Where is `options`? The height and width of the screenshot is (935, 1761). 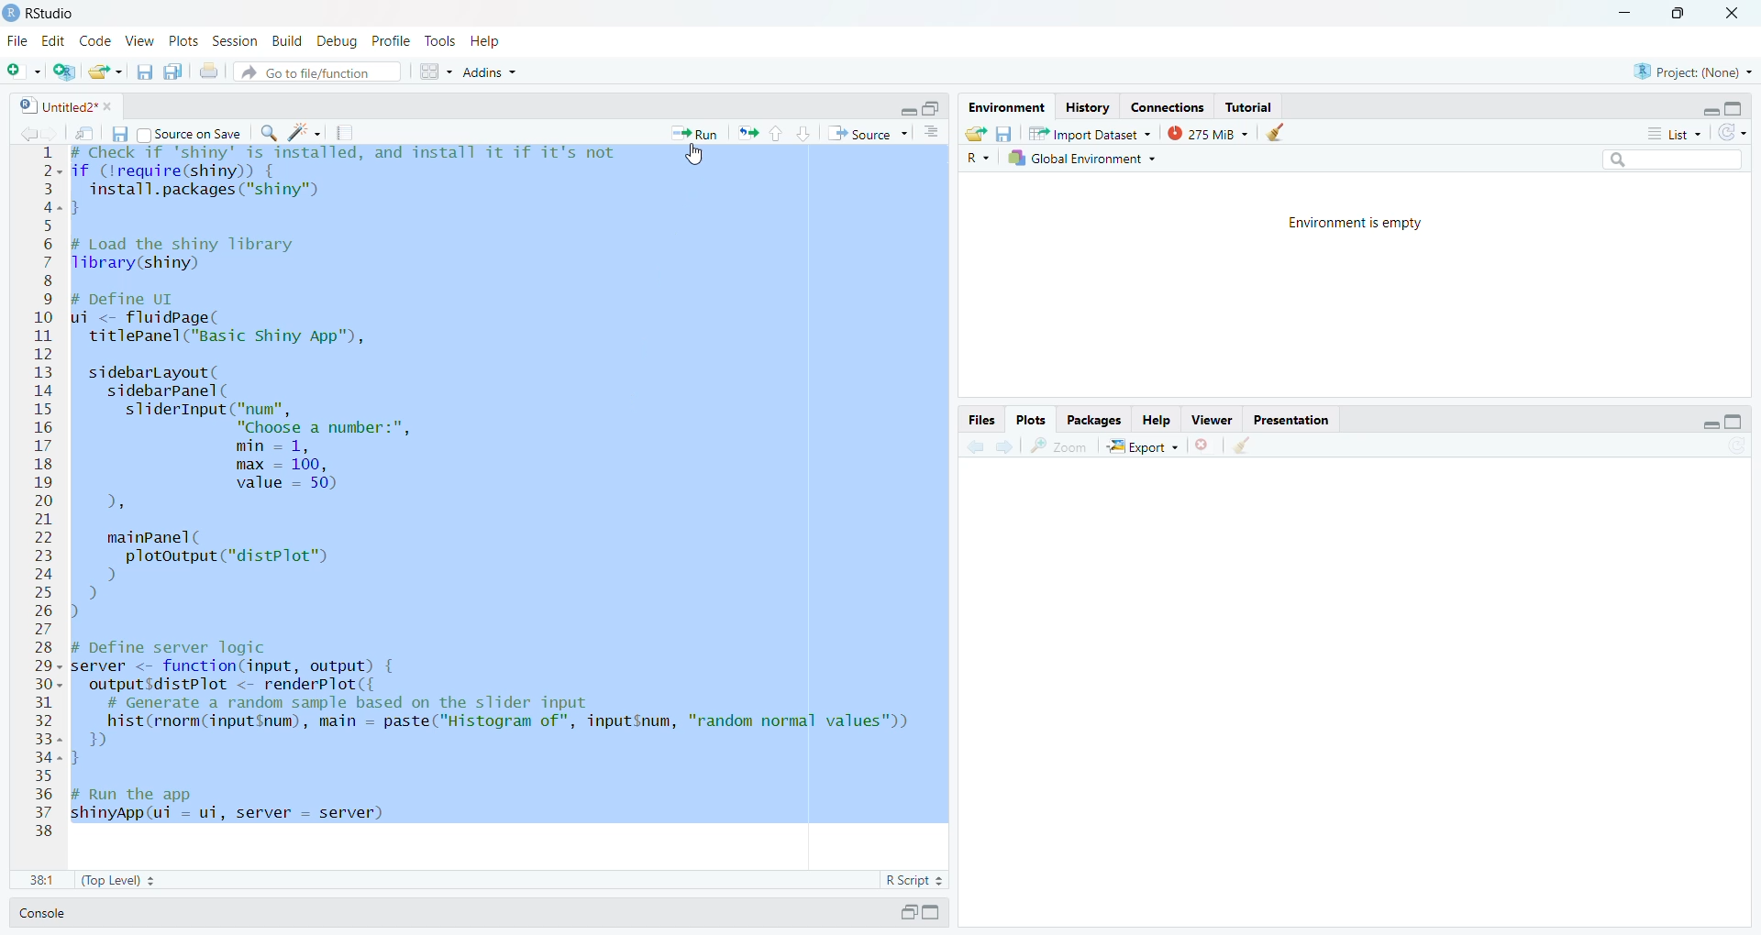
options is located at coordinates (436, 71).